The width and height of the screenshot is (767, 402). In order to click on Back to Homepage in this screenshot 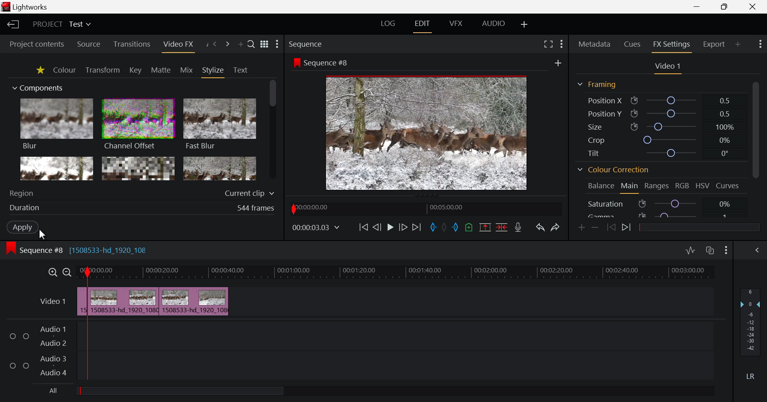, I will do `click(13, 25)`.